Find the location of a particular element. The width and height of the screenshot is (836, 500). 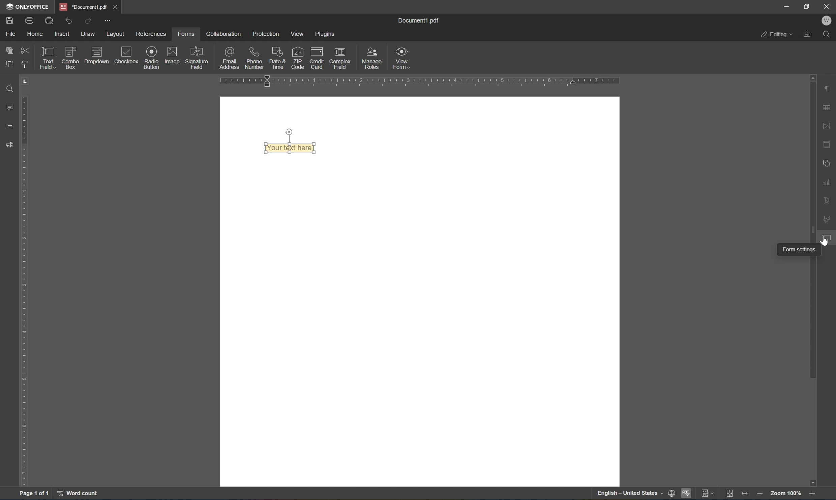

draw is located at coordinates (89, 35).